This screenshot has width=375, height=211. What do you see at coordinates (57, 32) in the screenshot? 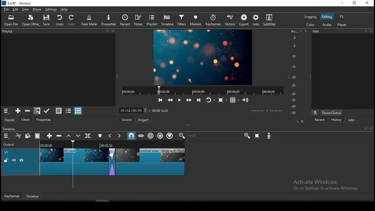
I see `playlist` at bounding box center [57, 32].